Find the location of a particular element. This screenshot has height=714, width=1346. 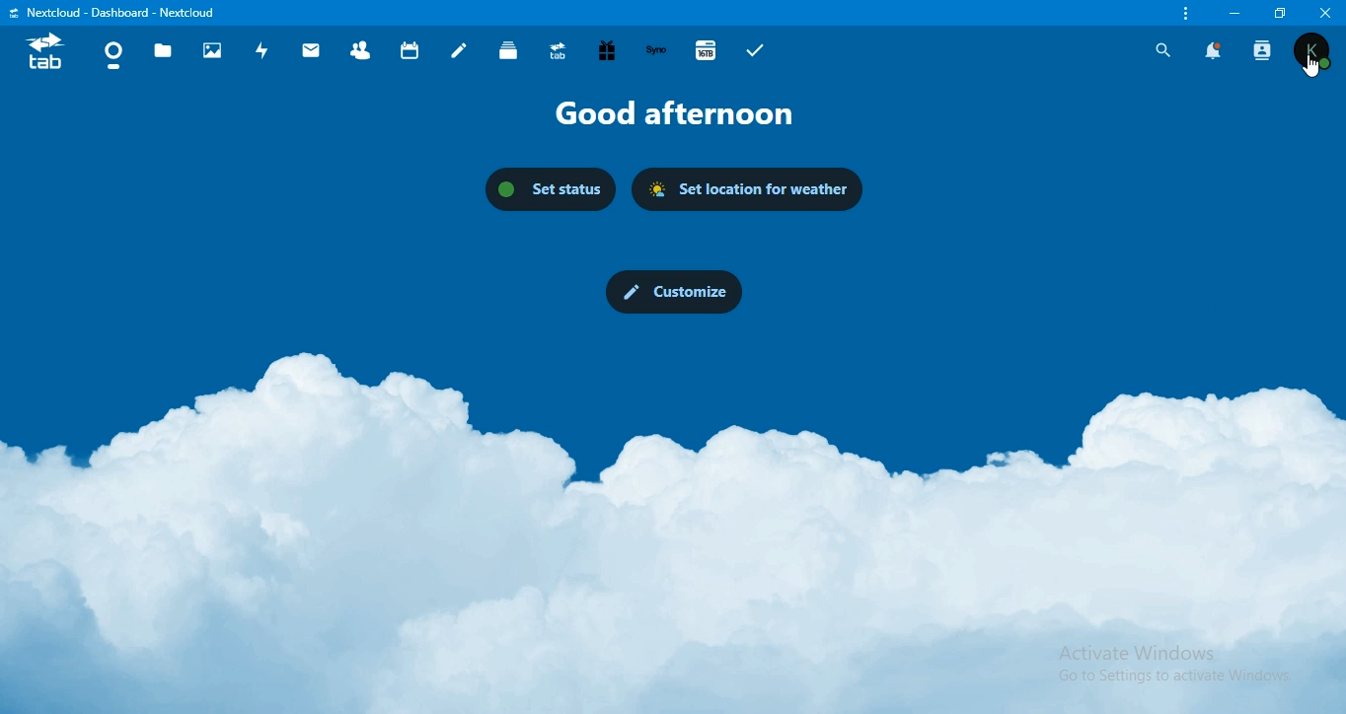

view profile is located at coordinates (1313, 51).